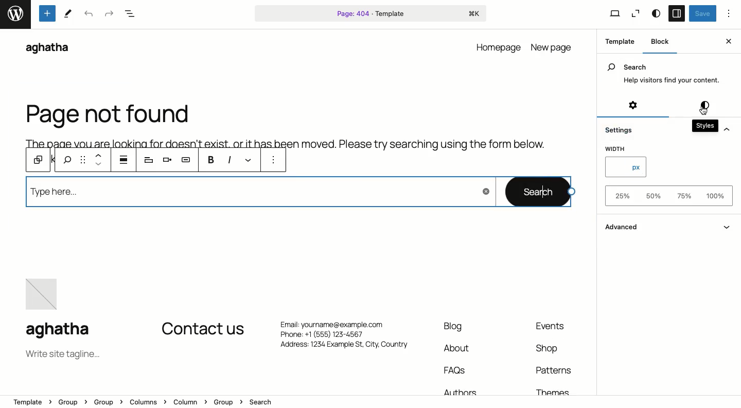  I want to click on search, so click(67, 161).